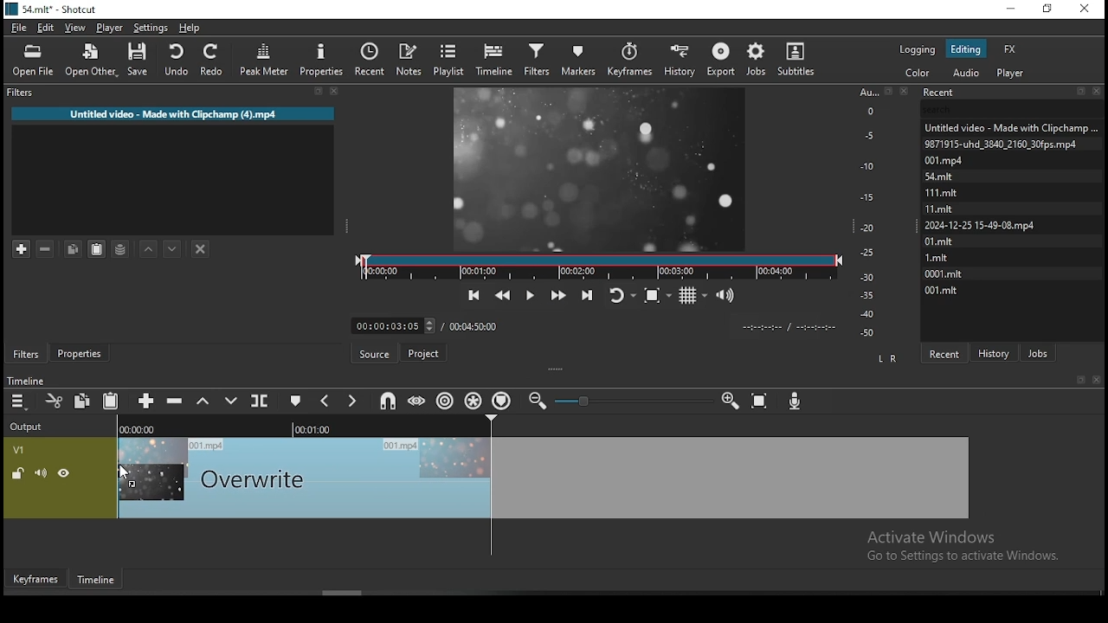  I want to click on jobs, so click(1040, 353).